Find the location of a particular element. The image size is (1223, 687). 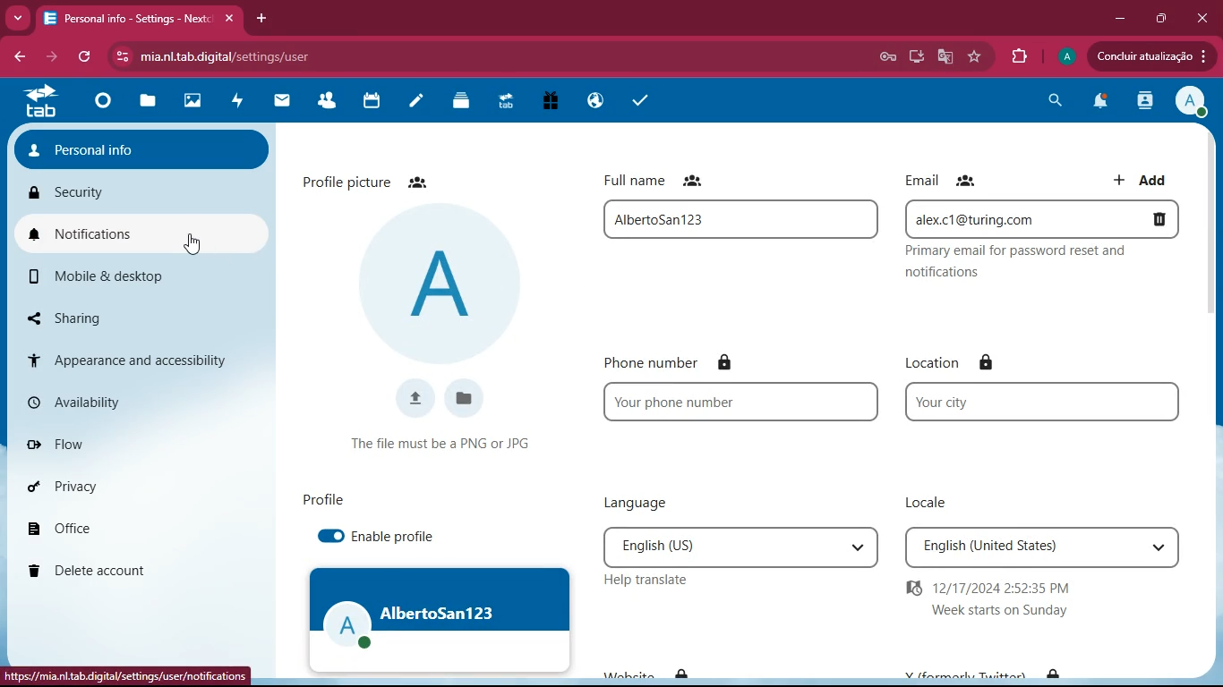

calendar is located at coordinates (372, 100).